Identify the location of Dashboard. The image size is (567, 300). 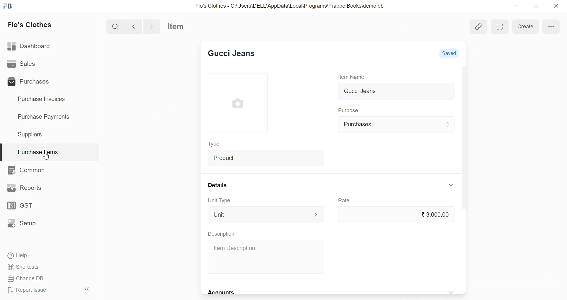
(32, 45).